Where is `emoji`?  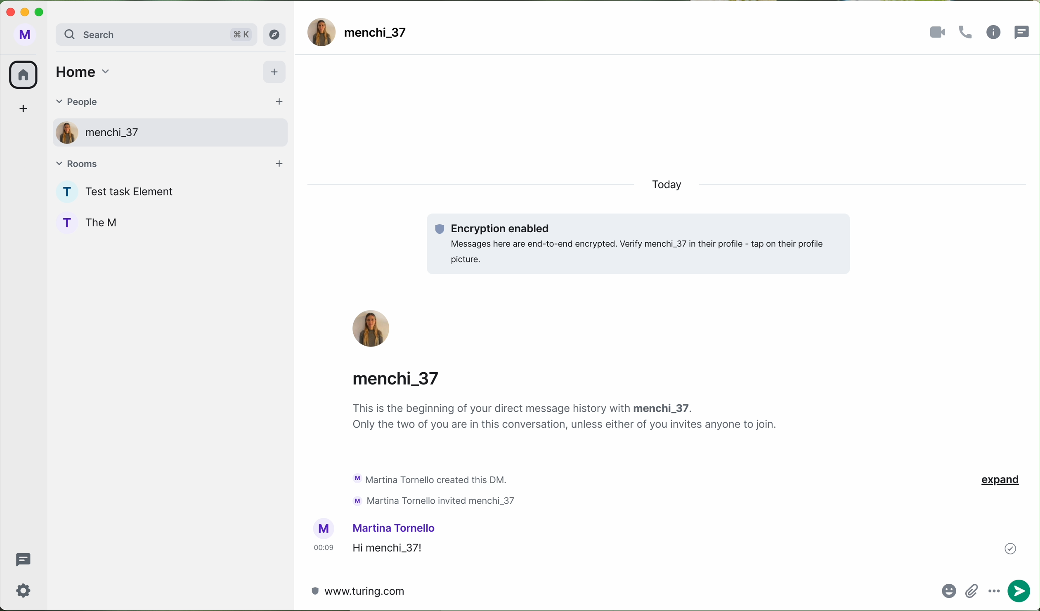
emoji is located at coordinates (950, 594).